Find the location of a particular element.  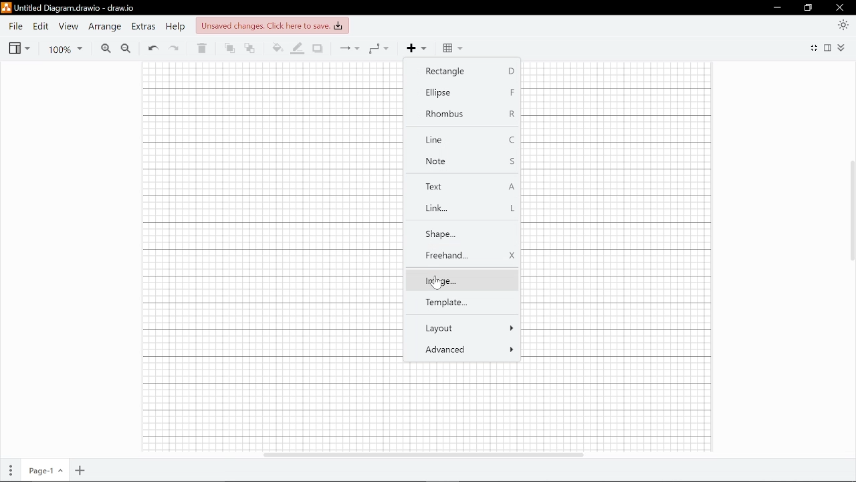

Extras is located at coordinates (143, 28).